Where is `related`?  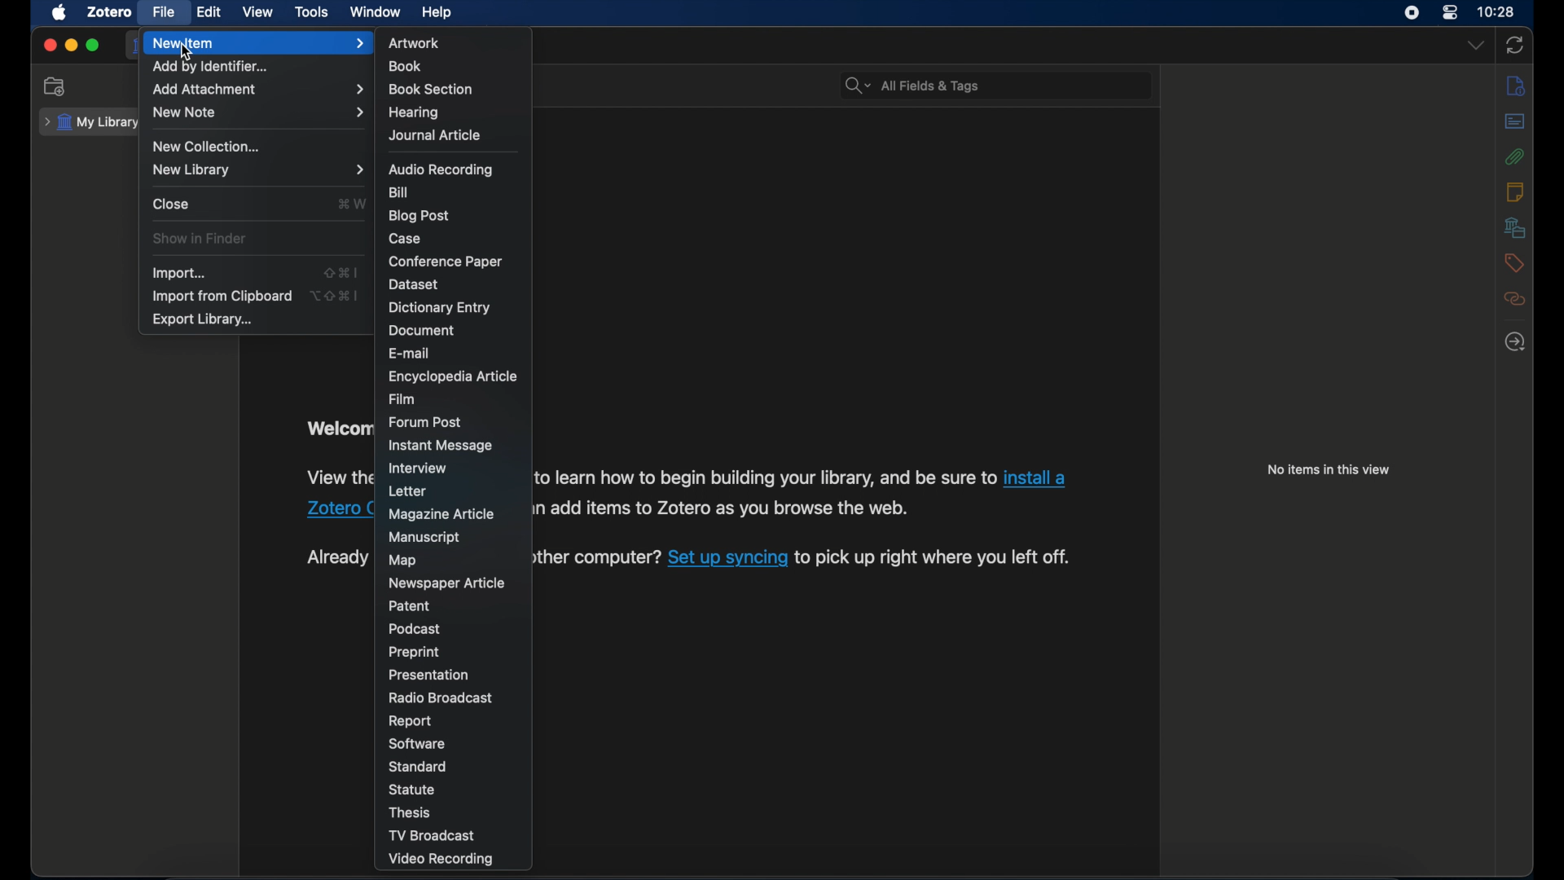
related is located at coordinates (1516, 299).